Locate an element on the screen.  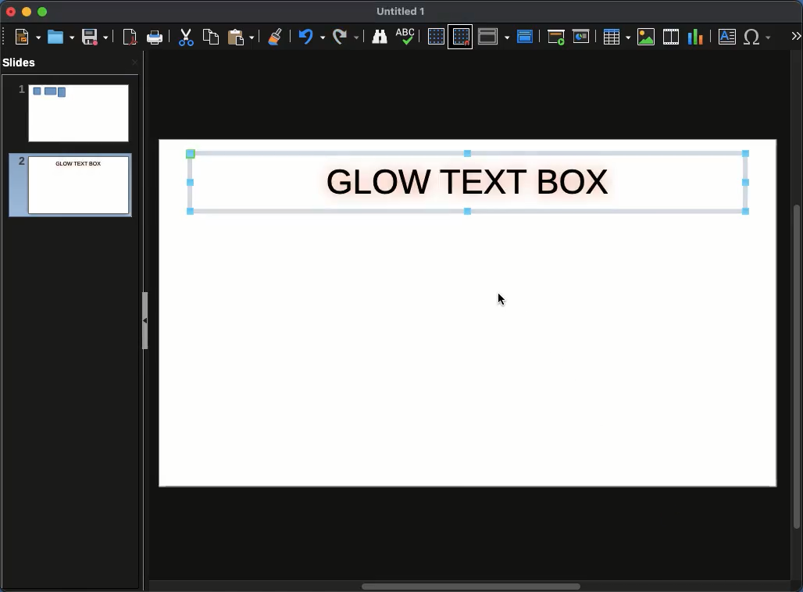
Display views is located at coordinates (496, 35).